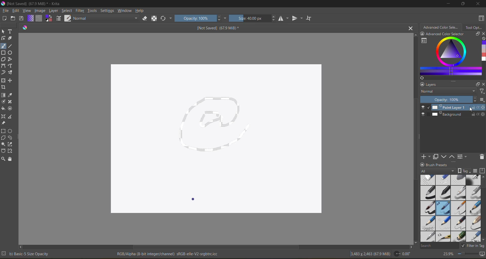 The width and height of the screenshot is (486, 259). I want to click on settings, so click(107, 11).